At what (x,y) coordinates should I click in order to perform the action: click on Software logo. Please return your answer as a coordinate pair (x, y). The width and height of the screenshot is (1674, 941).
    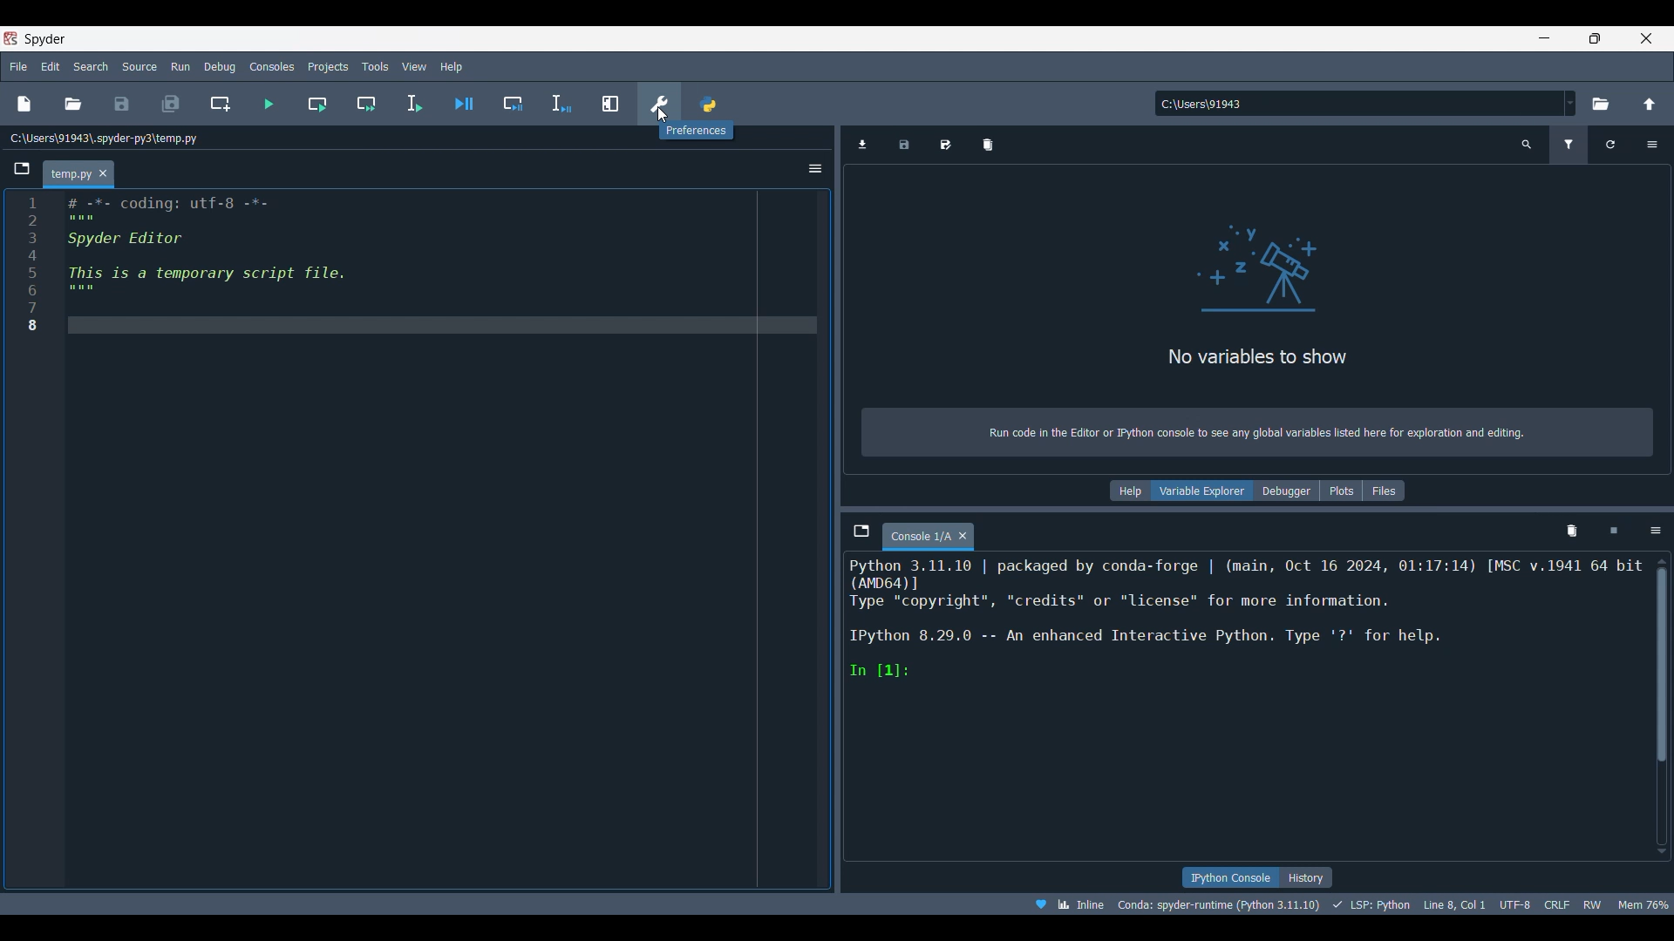
    Looking at the image, I should click on (10, 38).